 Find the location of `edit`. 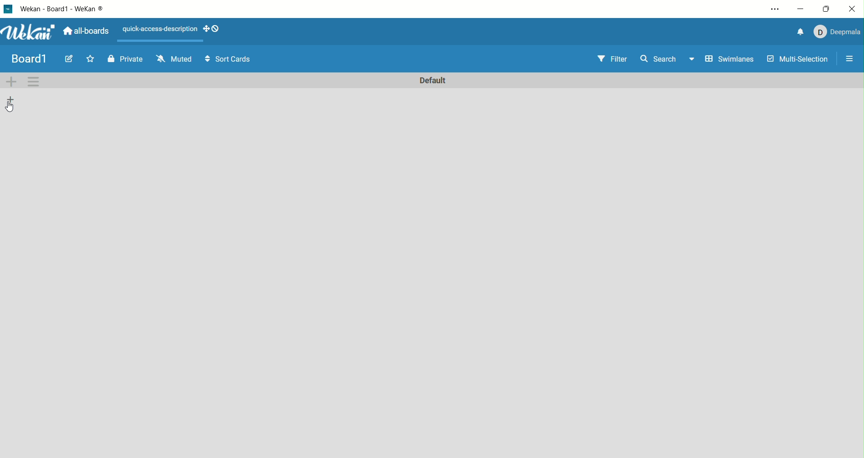

edit is located at coordinates (67, 59).